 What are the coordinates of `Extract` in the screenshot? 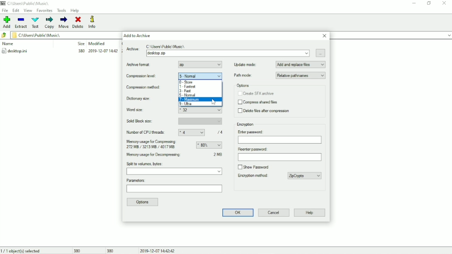 It's located at (21, 23).